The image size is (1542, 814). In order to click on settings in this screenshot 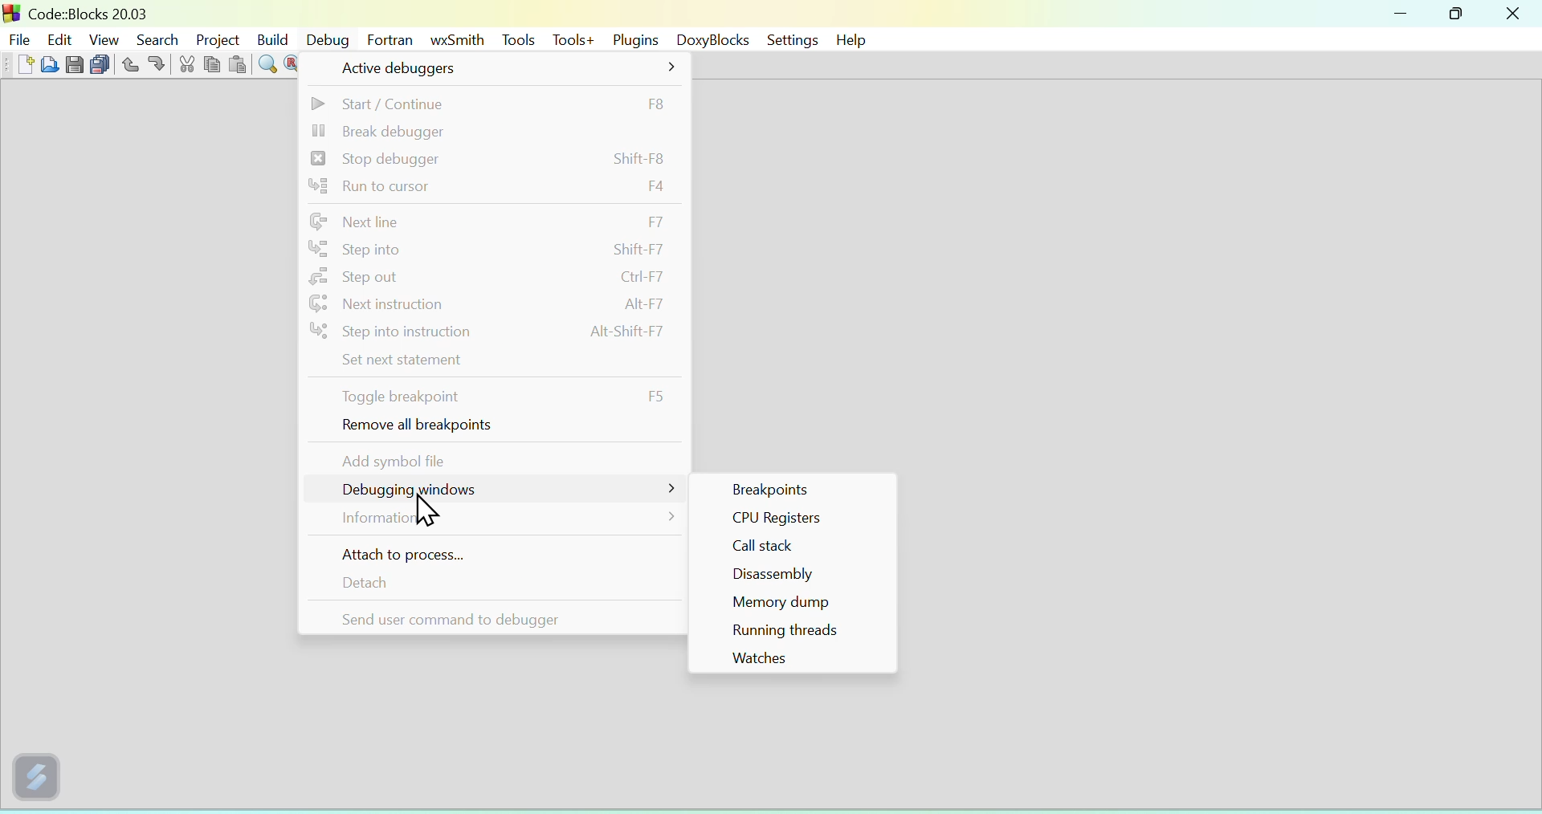, I will do `click(791, 40)`.